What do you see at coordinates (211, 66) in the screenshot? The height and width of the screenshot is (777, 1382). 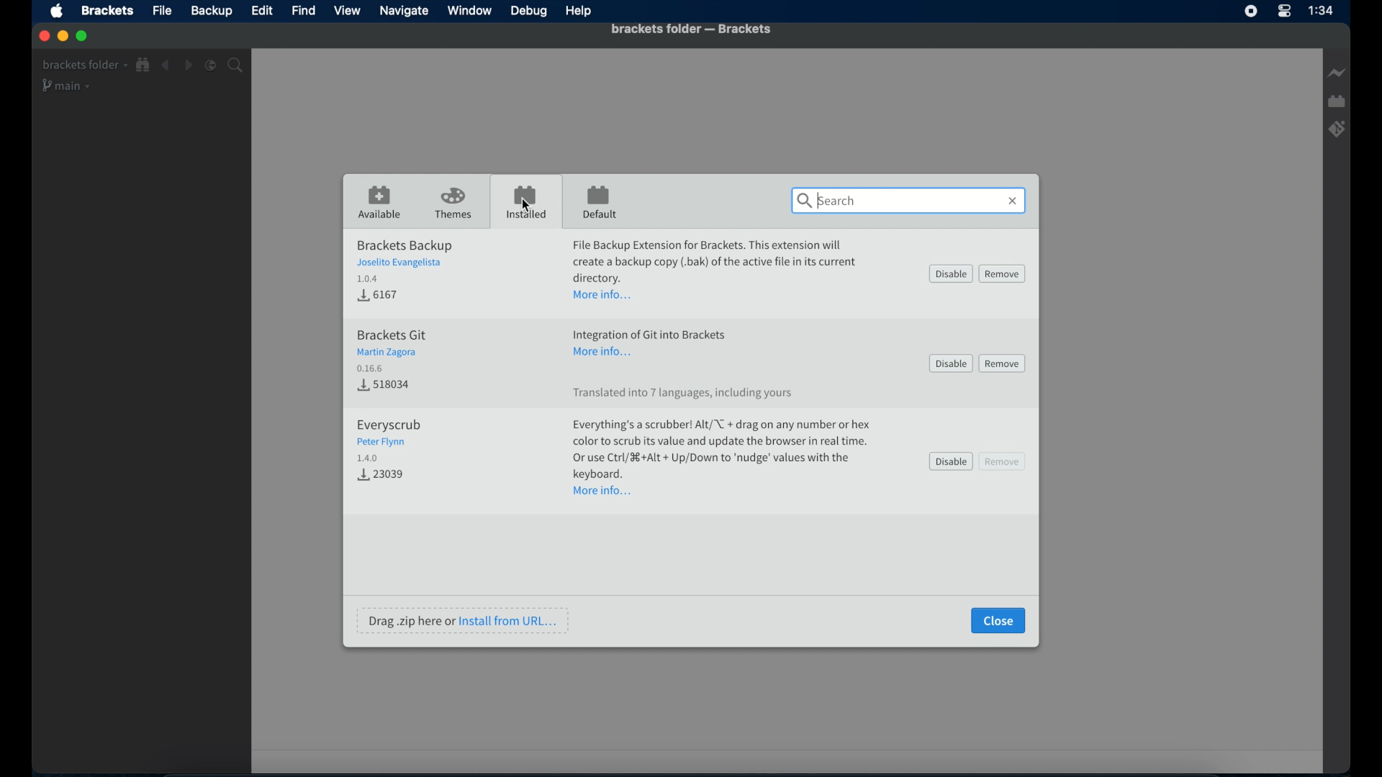 I see `Split editor vertical or horizontal` at bounding box center [211, 66].